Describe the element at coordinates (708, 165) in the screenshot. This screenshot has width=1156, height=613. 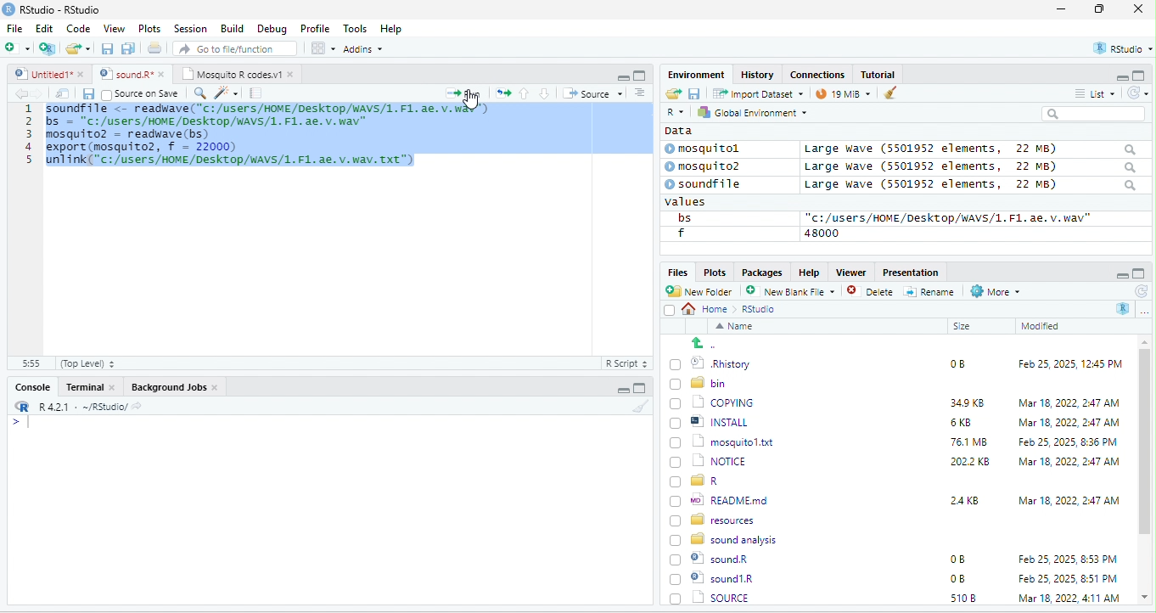
I see `© mosquito?` at that location.